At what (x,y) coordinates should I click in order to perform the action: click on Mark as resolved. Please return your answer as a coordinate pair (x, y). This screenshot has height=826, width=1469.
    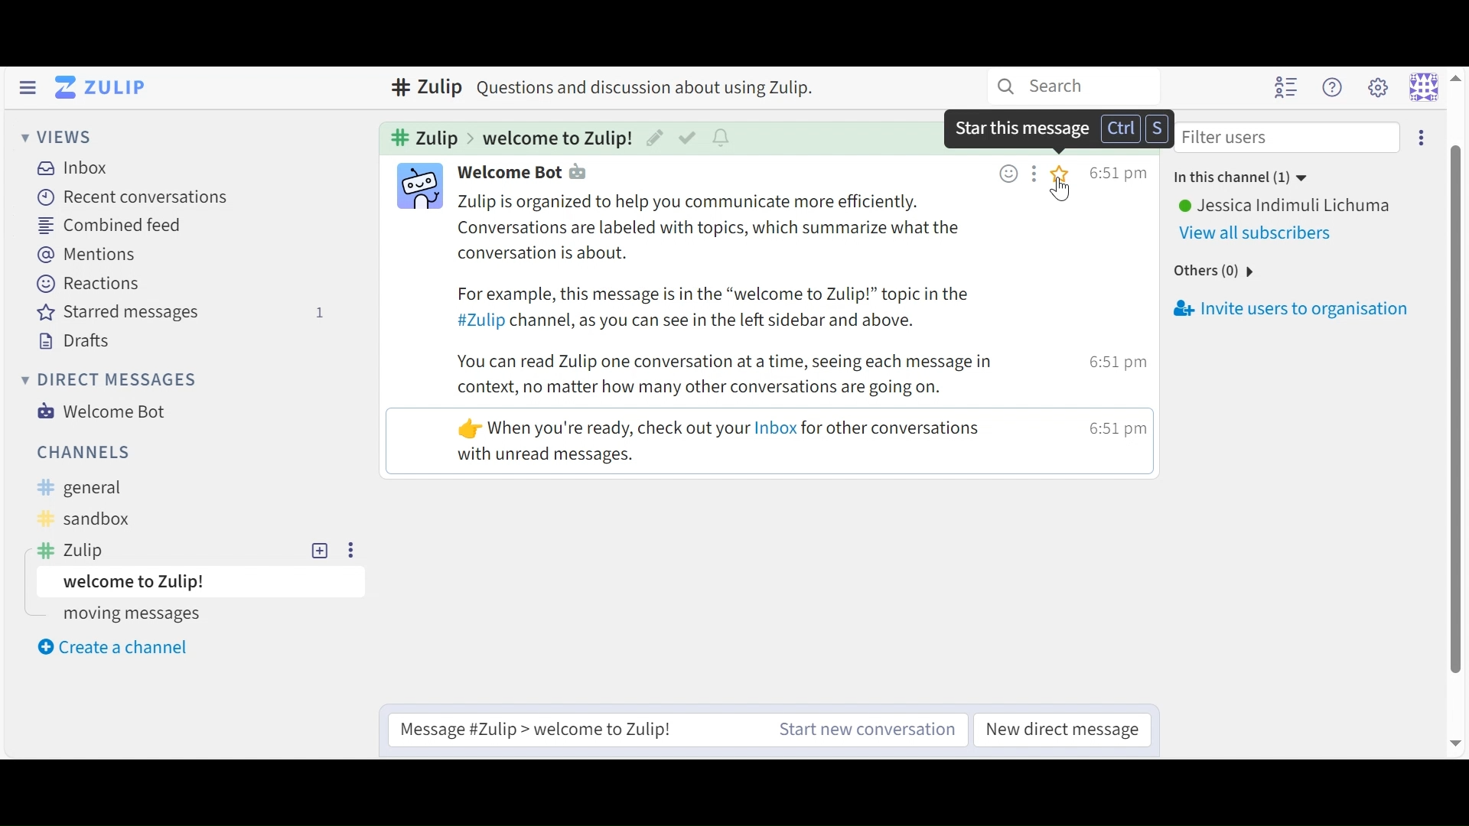
    Looking at the image, I should click on (687, 138).